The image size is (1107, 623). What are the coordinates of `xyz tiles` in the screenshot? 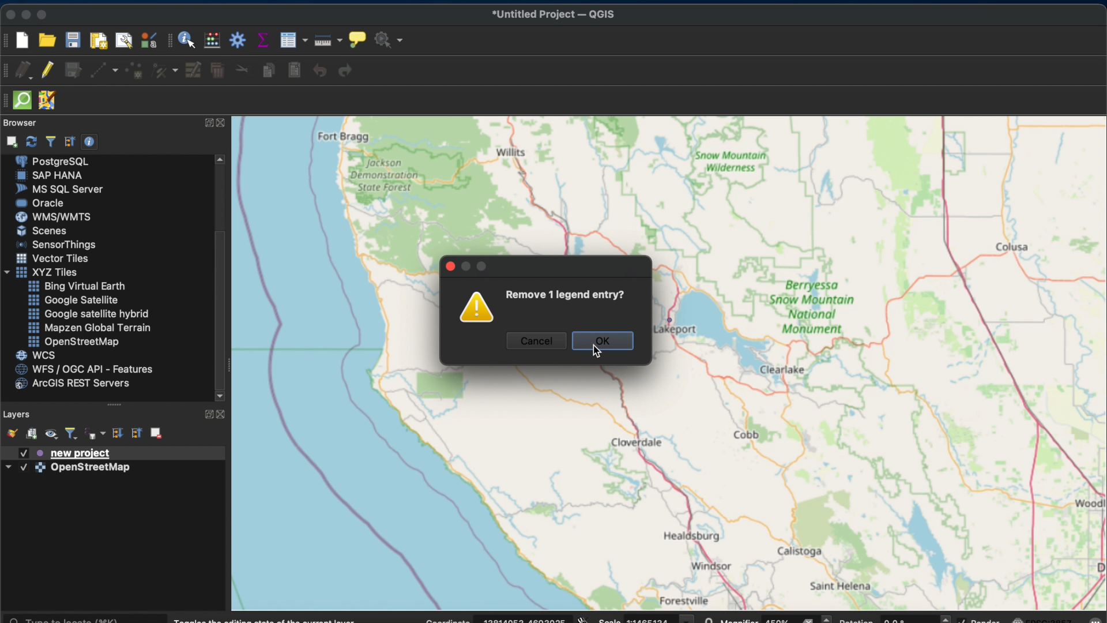 It's located at (39, 273).